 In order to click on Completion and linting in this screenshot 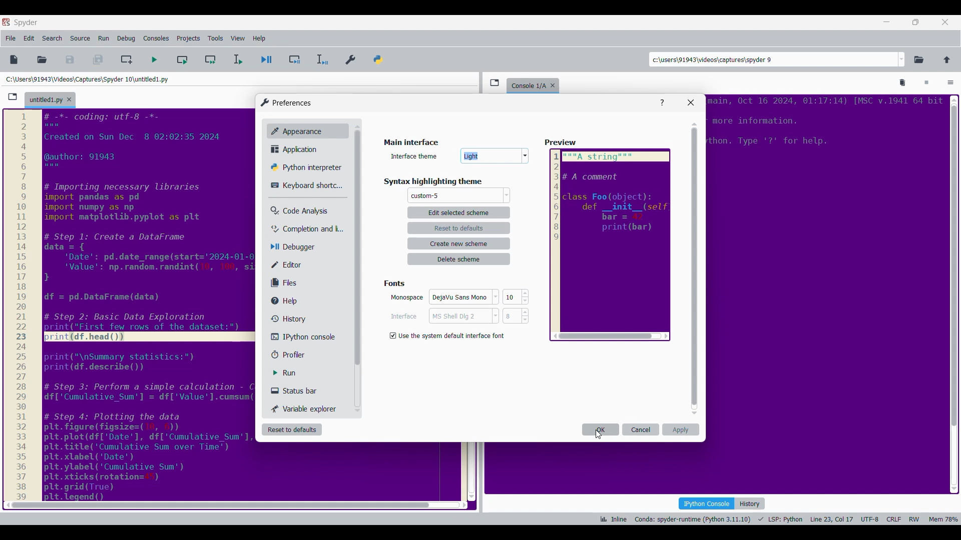, I will do `click(301, 229)`.